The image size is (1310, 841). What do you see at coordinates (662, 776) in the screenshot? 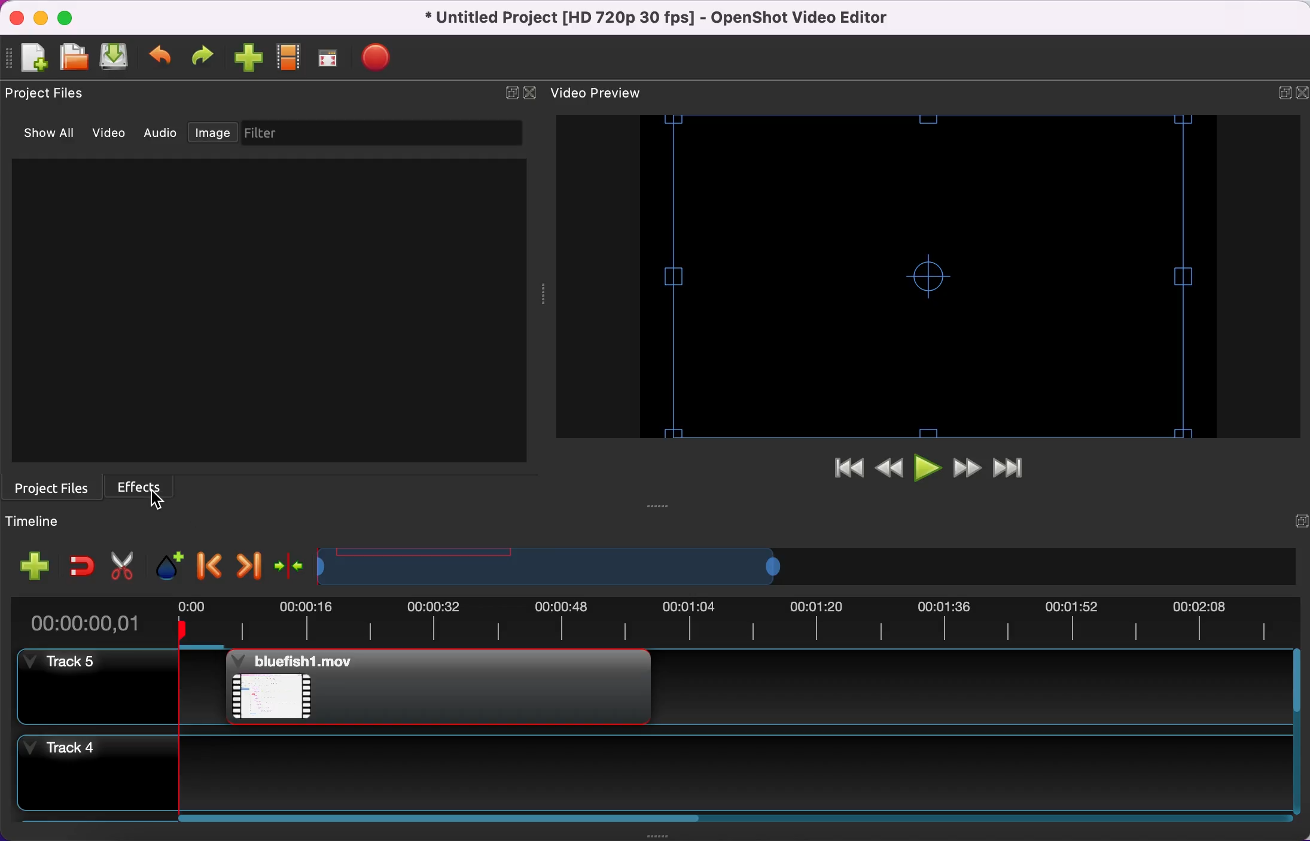
I see `track 4` at bounding box center [662, 776].